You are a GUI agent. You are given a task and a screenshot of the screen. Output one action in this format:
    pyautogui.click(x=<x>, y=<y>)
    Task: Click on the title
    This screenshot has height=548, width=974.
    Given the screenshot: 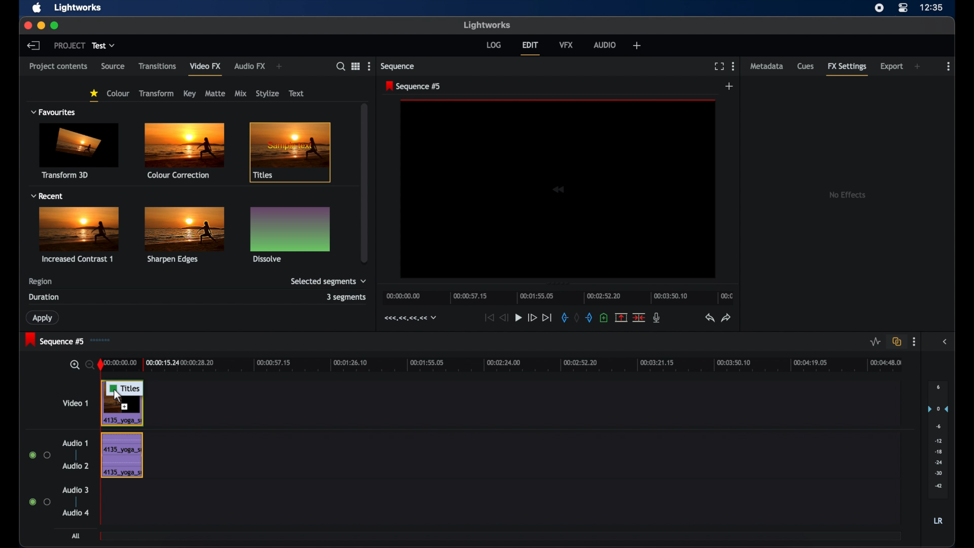 What is the action you would take?
    pyautogui.click(x=293, y=153)
    